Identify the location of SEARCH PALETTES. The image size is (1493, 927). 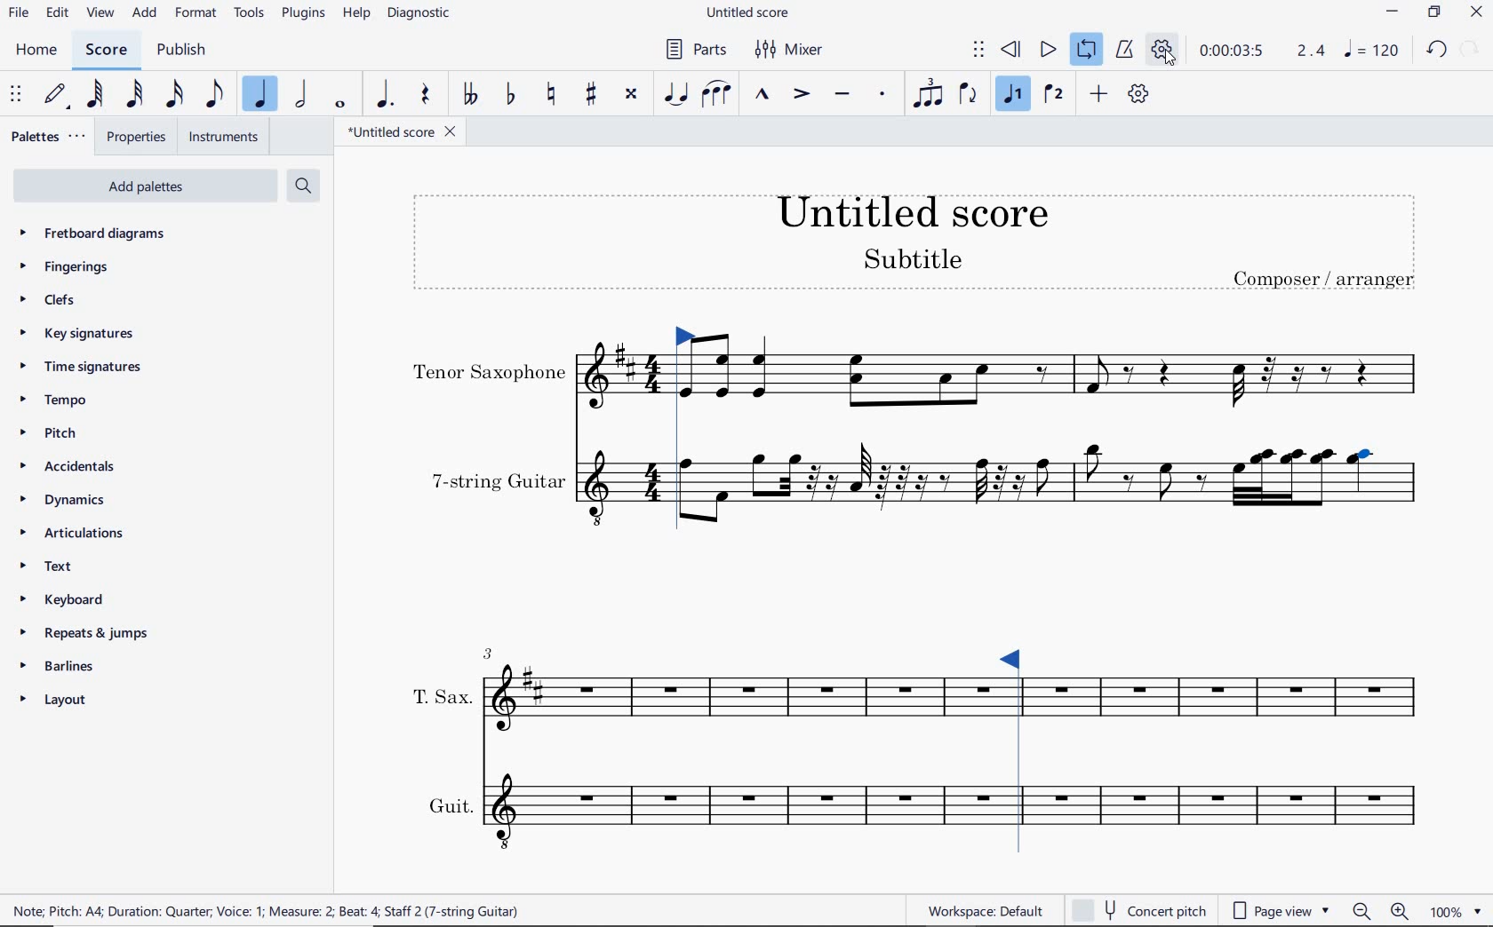
(303, 185).